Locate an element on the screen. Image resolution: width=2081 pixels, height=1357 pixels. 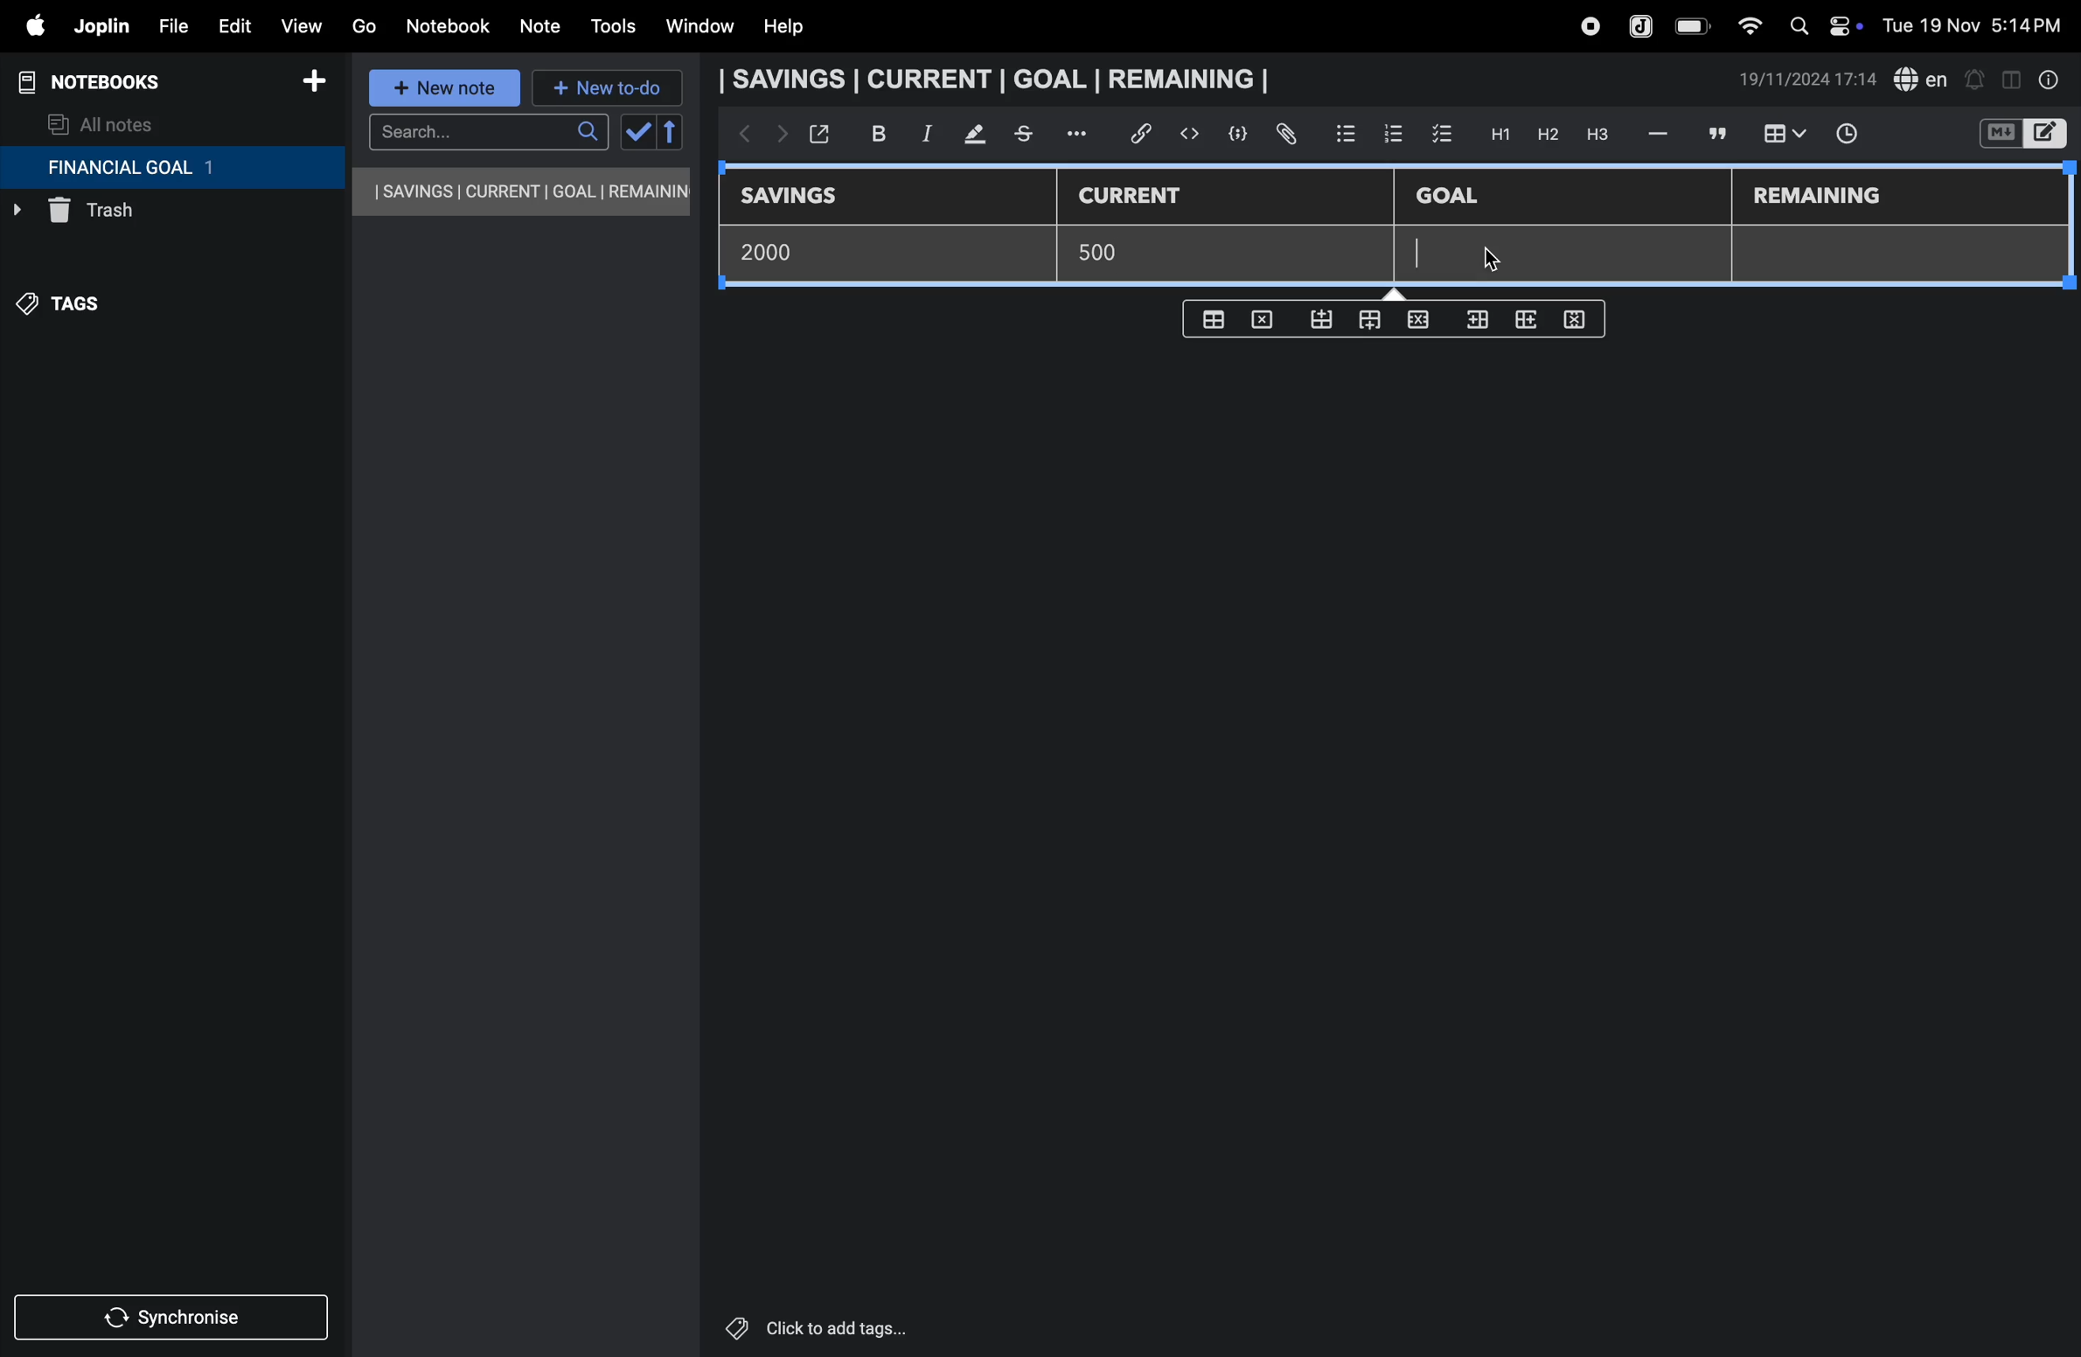
insert code is located at coordinates (1191, 134).